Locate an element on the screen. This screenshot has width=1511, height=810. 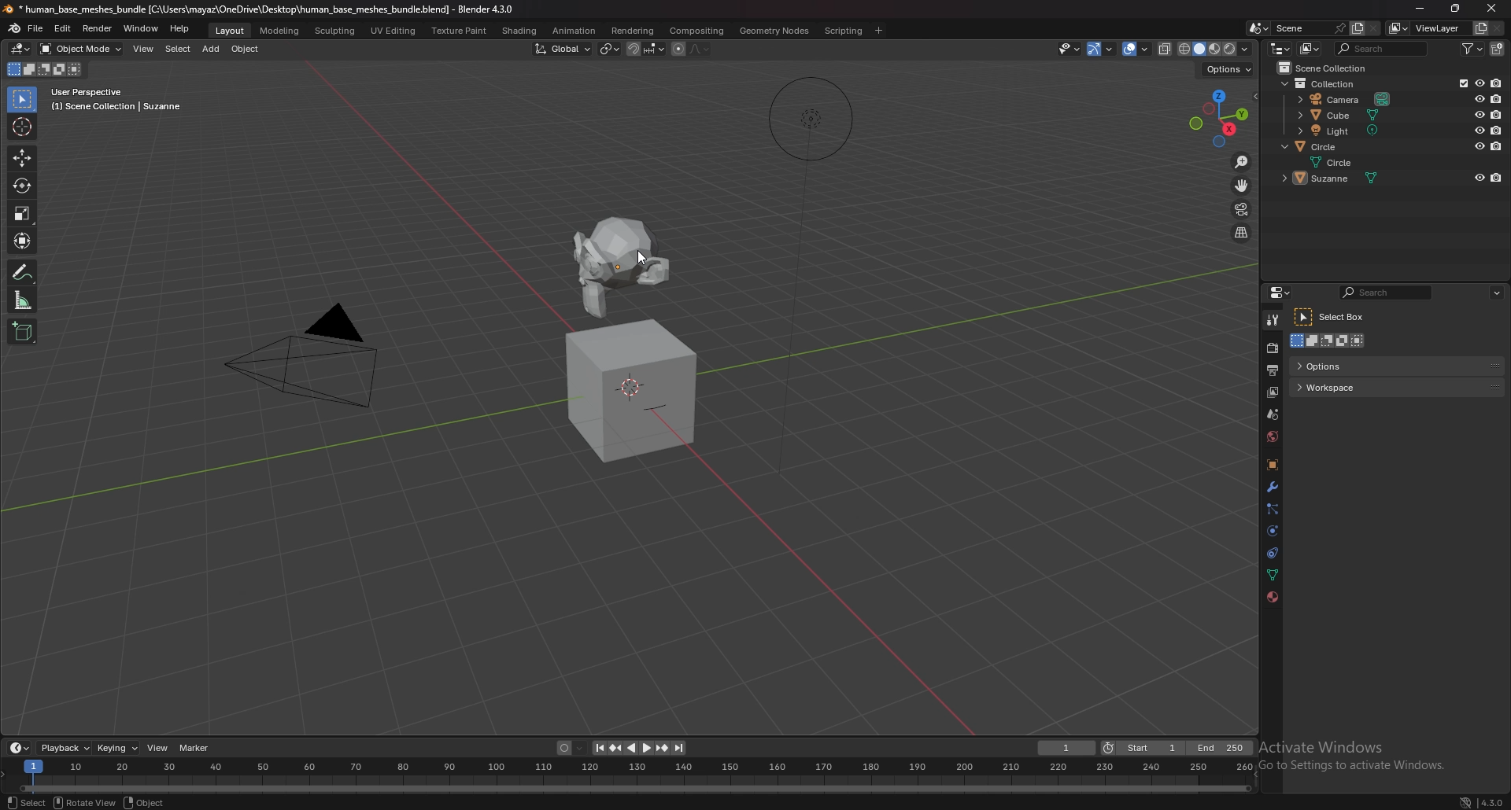
layout is located at coordinates (231, 30).